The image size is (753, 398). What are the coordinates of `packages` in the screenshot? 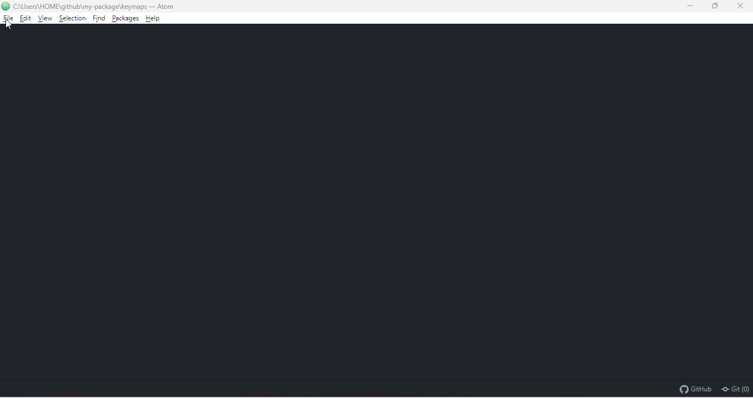 It's located at (126, 19).